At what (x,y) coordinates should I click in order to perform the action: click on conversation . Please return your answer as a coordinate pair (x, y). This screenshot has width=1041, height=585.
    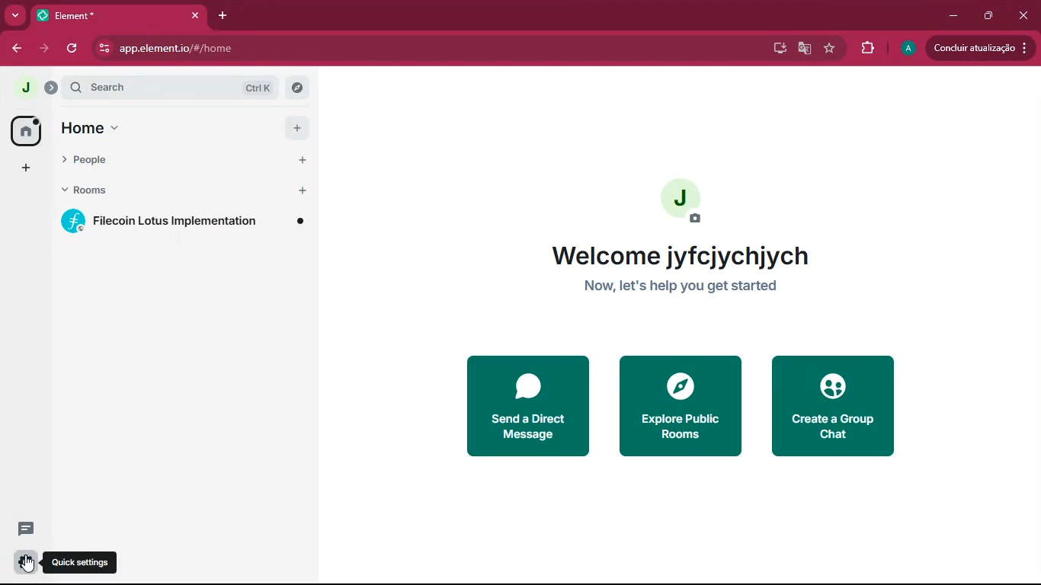
    Looking at the image, I should click on (24, 529).